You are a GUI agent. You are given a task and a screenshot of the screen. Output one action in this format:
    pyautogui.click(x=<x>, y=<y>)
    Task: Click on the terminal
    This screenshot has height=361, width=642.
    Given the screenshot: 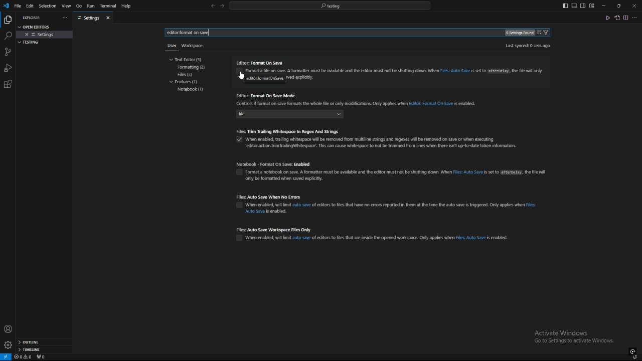 What is the action you would take?
    pyautogui.click(x=108, y=7)
    